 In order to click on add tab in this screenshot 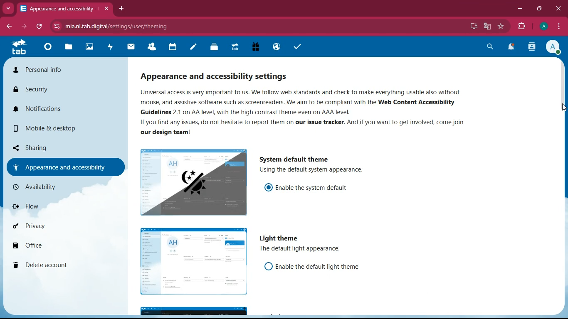, I will do `click(123, 8)`.